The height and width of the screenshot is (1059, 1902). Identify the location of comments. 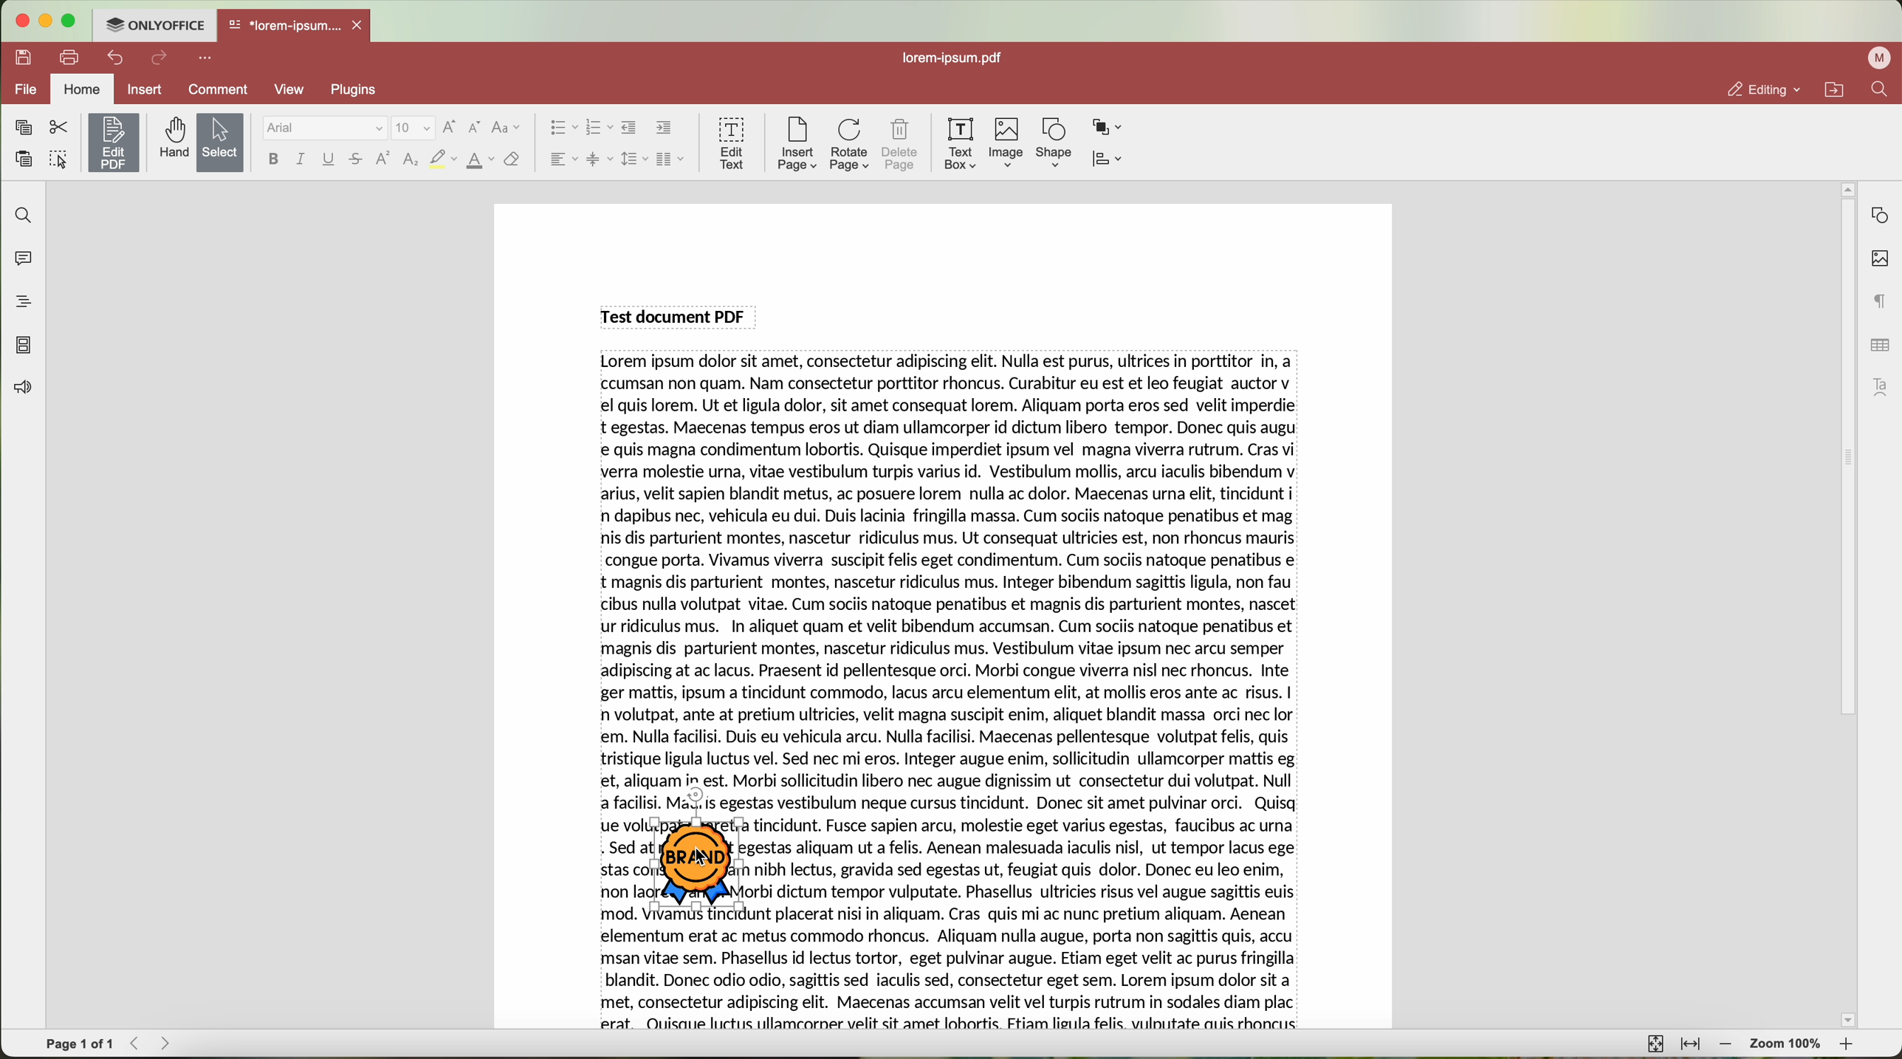
(20, 256).